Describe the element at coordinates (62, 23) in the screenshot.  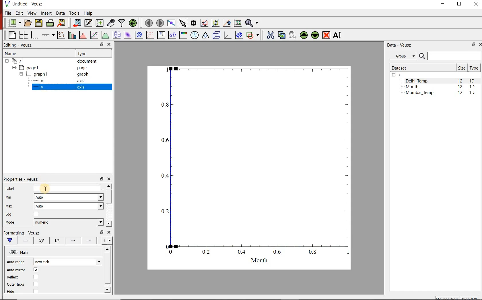
I see `export to graphics format` at that location.